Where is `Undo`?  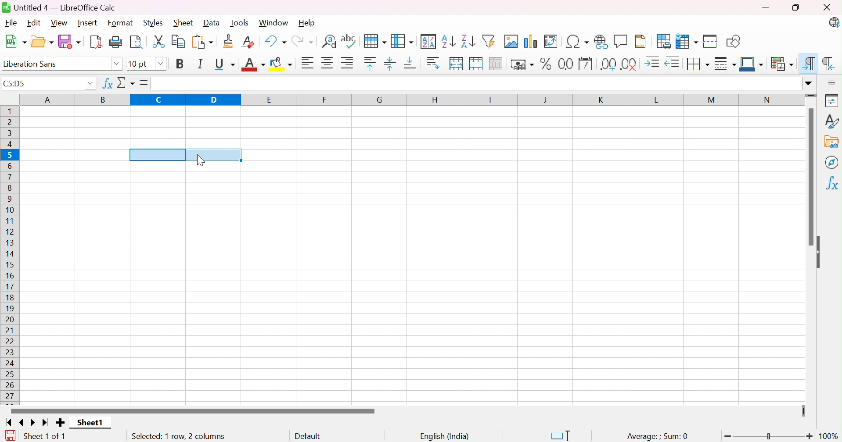 Undo is located at coordinates (275, 40).